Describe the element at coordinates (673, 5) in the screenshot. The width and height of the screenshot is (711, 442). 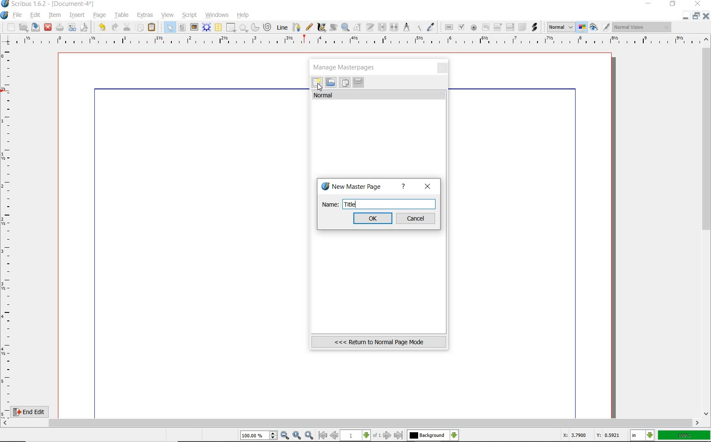
I see `restore` at that location.